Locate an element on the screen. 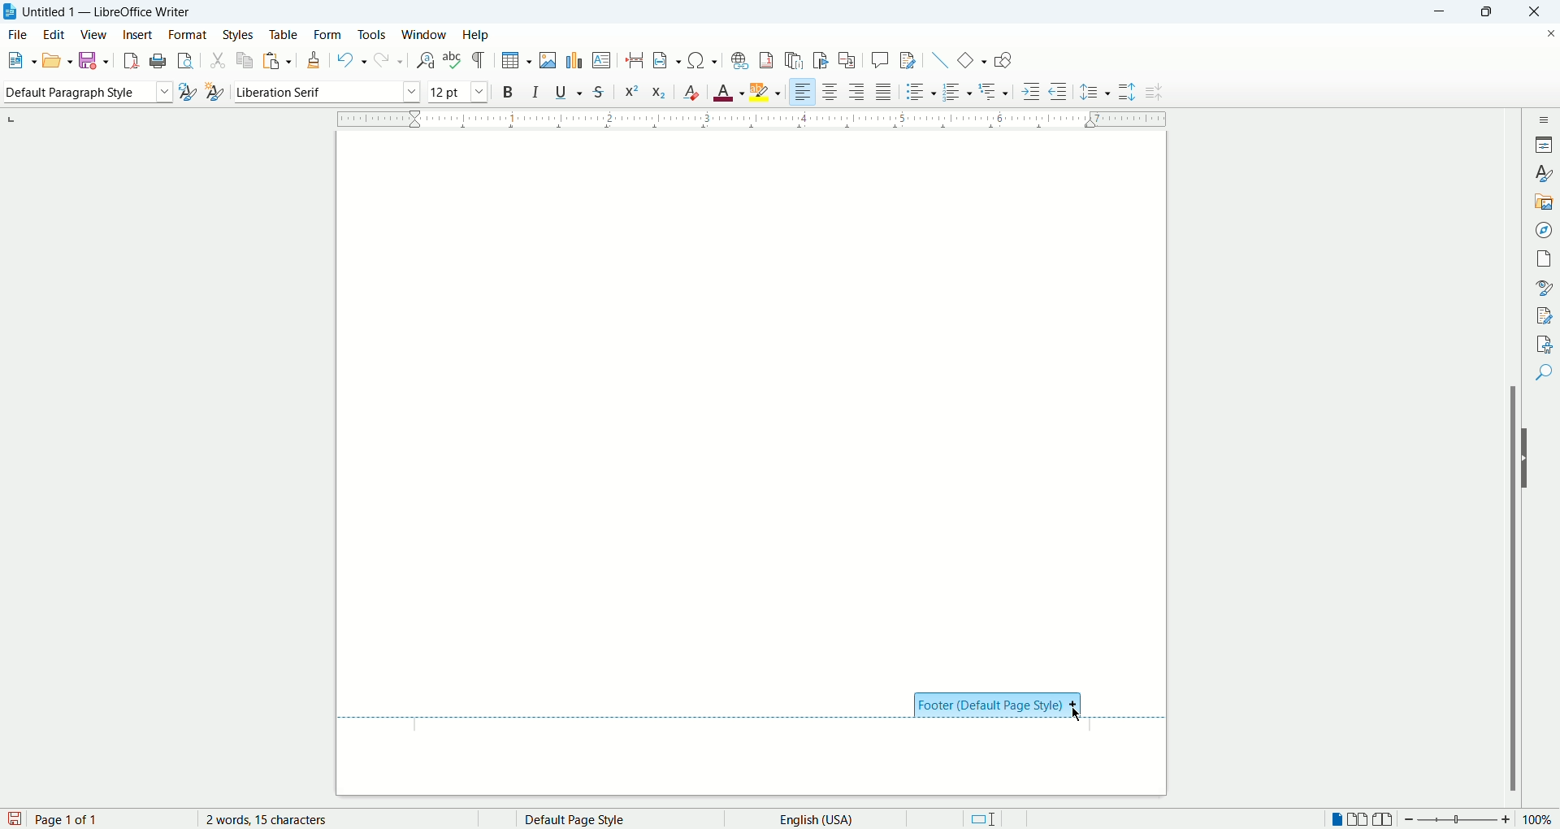  accessibility check is located at coordinates (1545, 343).